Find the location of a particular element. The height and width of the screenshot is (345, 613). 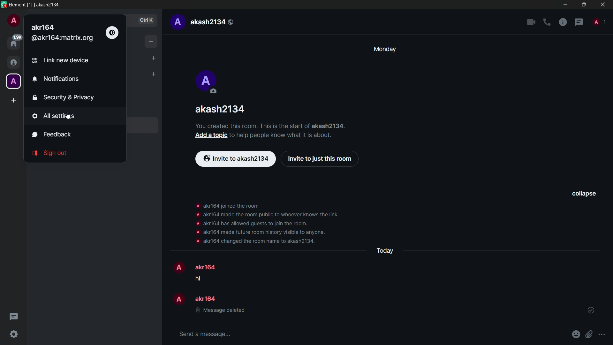

add room is located at coordinates (153, 75).